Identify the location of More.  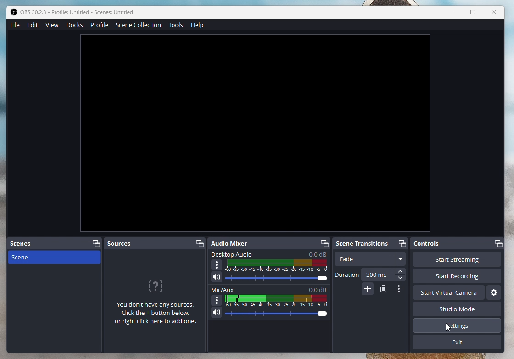
(368, 291).